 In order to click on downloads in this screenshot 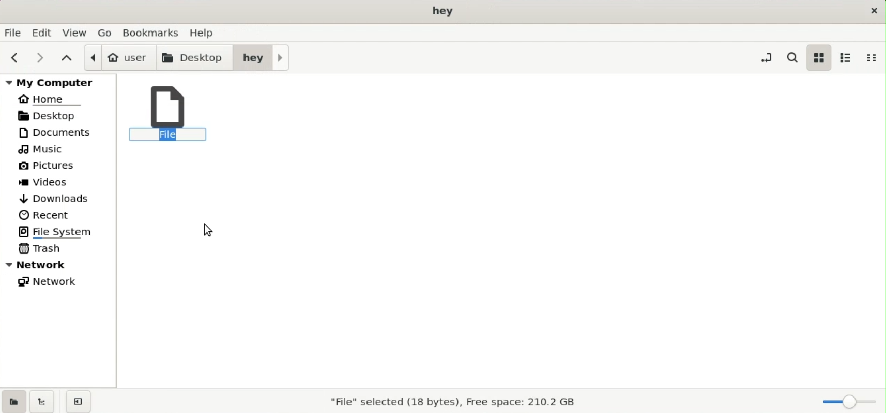, I will do `click(55, 197)`.